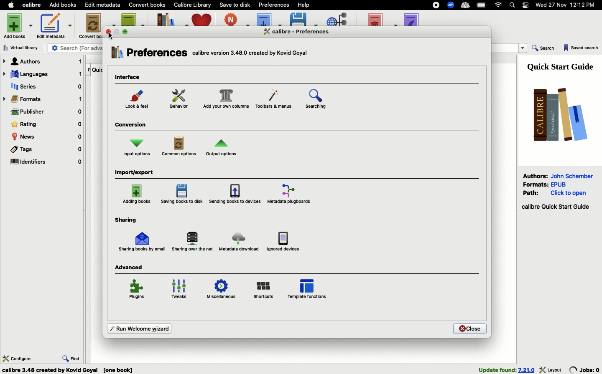 The height and width of the screenshot is (374, 602). What do you see at coordinates (138, 194) in the screenshot?
I see `Adding books` at bounding box center [138, 194].